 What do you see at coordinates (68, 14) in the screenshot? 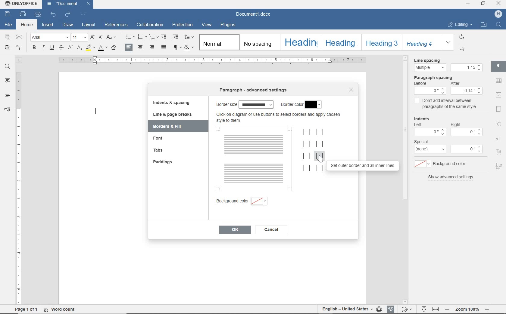
I see `redo` at bounding box center [68, 14].